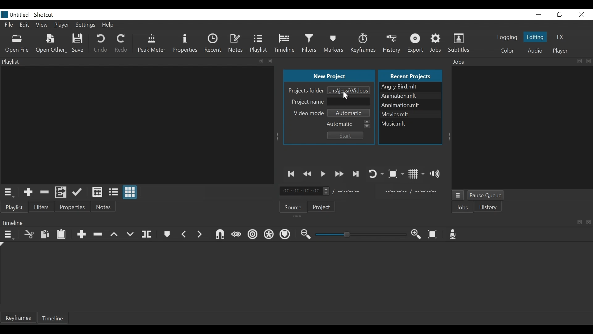 This screenshot has width=593, height=334. I want to click on Ripple all tracks, so click(269, 235).